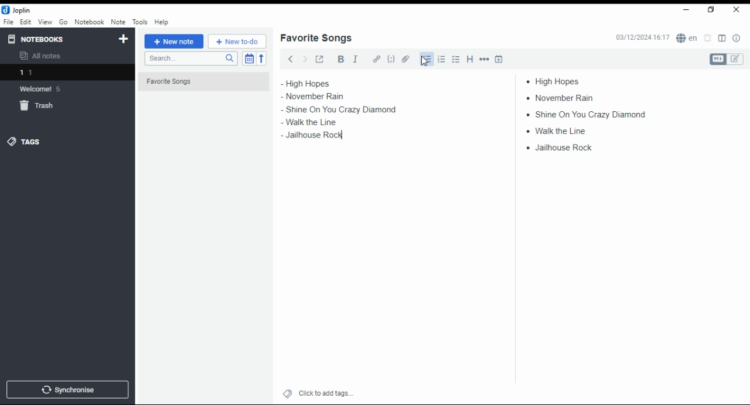  I want to click on tools, so click(141, 22).